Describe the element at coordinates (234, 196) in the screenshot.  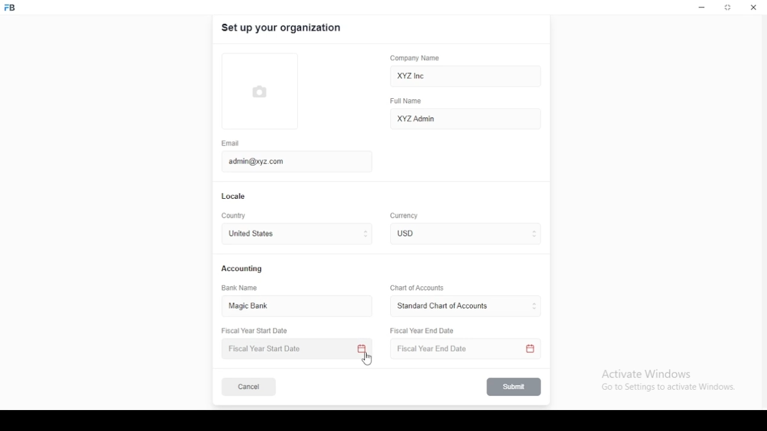
I see `locale` at that location.